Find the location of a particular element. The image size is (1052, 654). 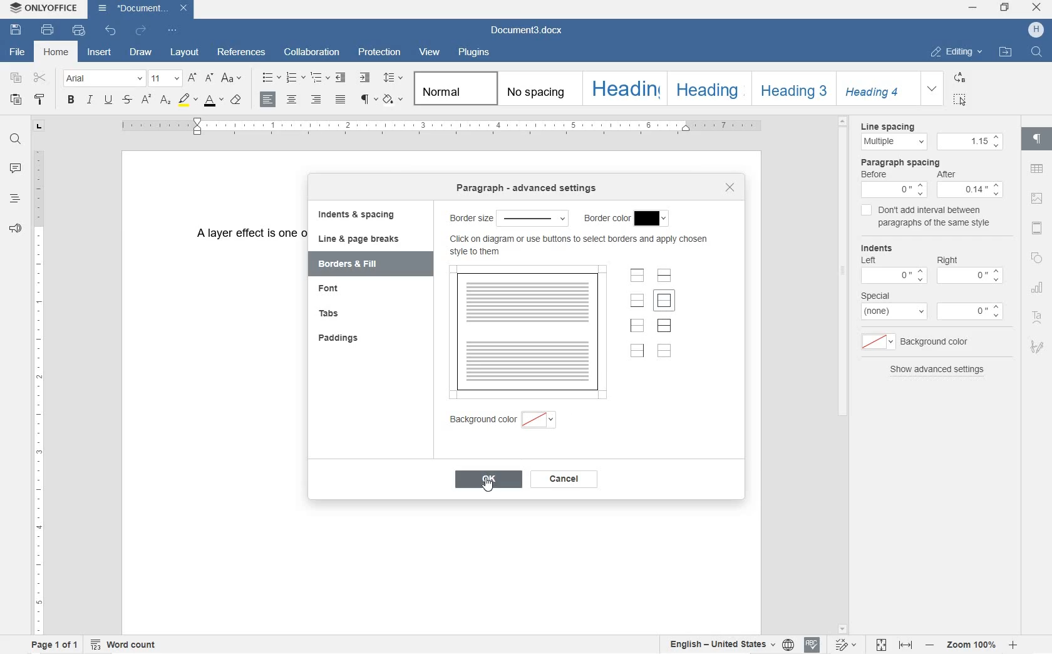

PLUGINS is located at coordinates (473, 53).